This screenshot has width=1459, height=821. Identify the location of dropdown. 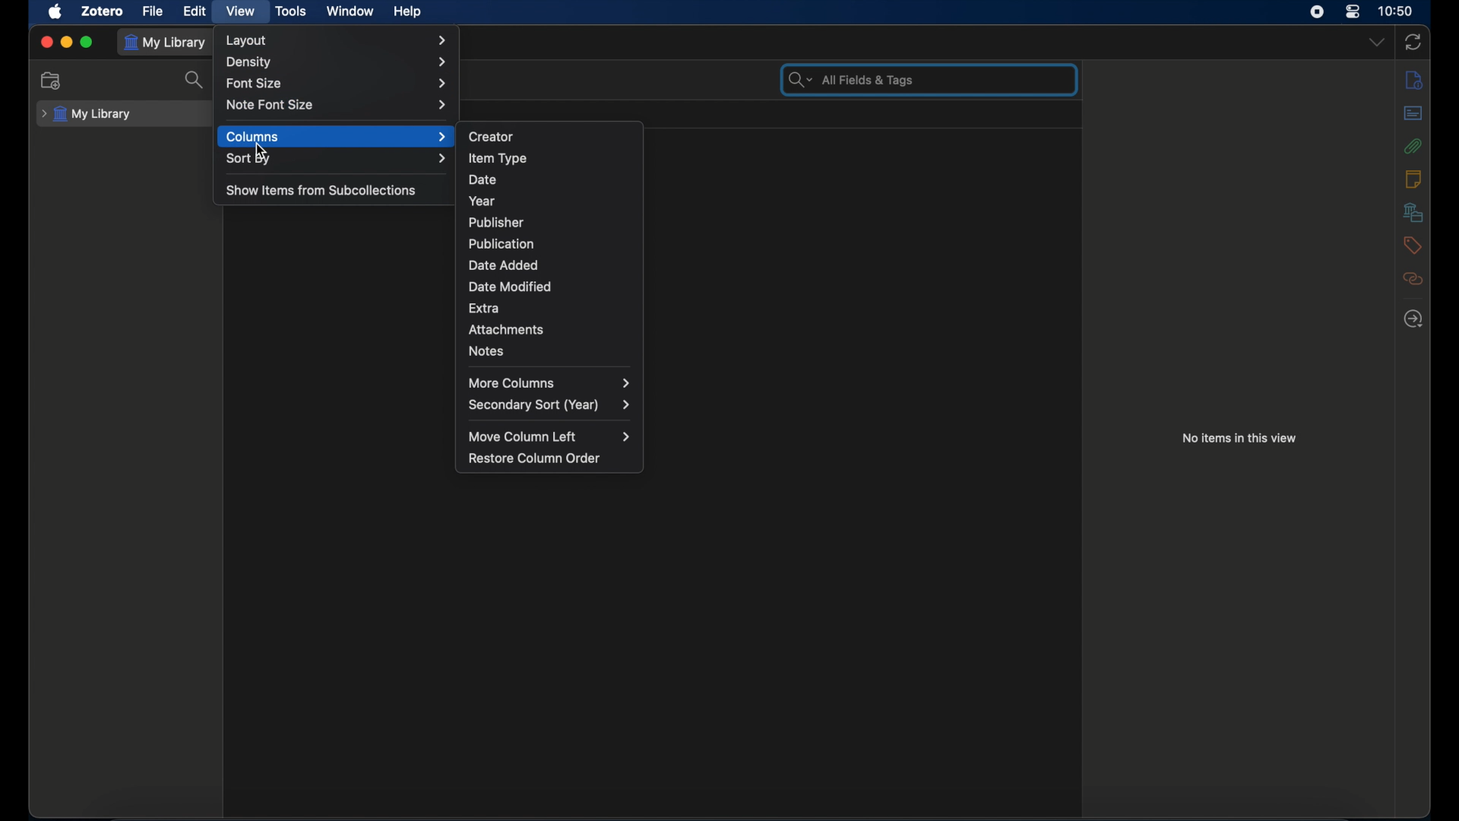
(1377, 41).